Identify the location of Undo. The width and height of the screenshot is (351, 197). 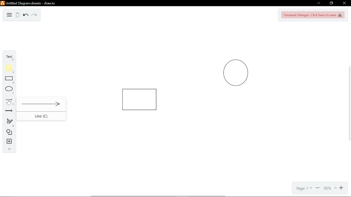
(25, 16).